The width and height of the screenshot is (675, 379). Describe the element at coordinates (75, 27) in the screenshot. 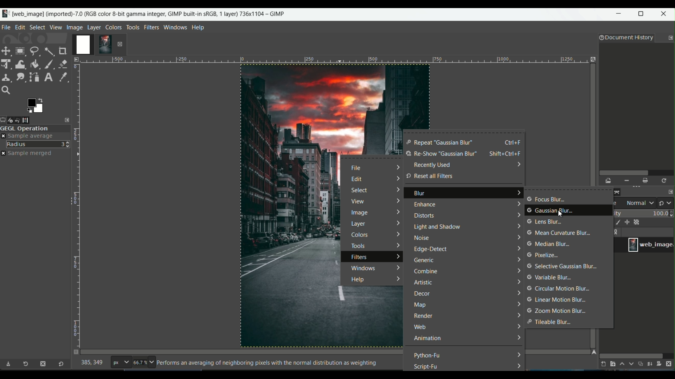

I see `image tab` at that location.